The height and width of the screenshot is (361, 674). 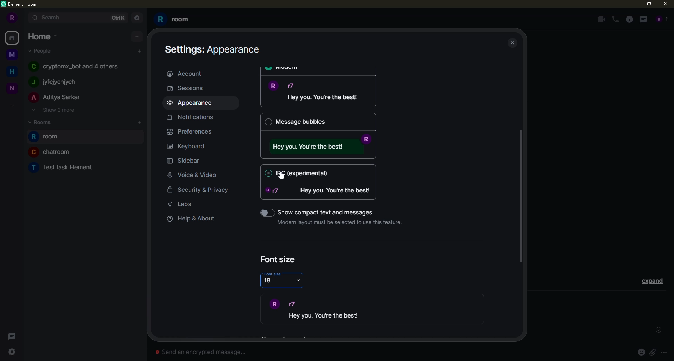 I want to click on people, so click(x=54, y=82).